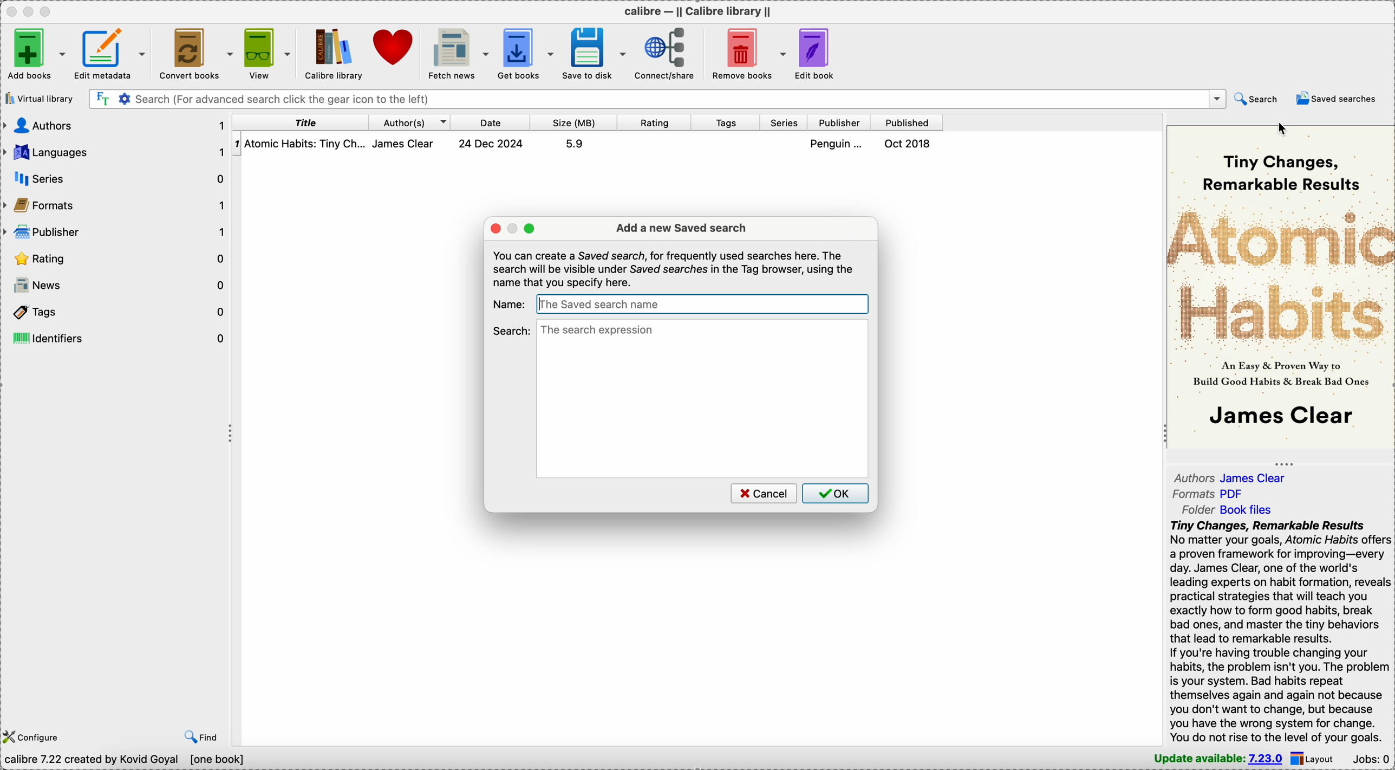 The height and width of the screenshot is (770, 1395). I want to click on folder Book files, so click(1226, 510).